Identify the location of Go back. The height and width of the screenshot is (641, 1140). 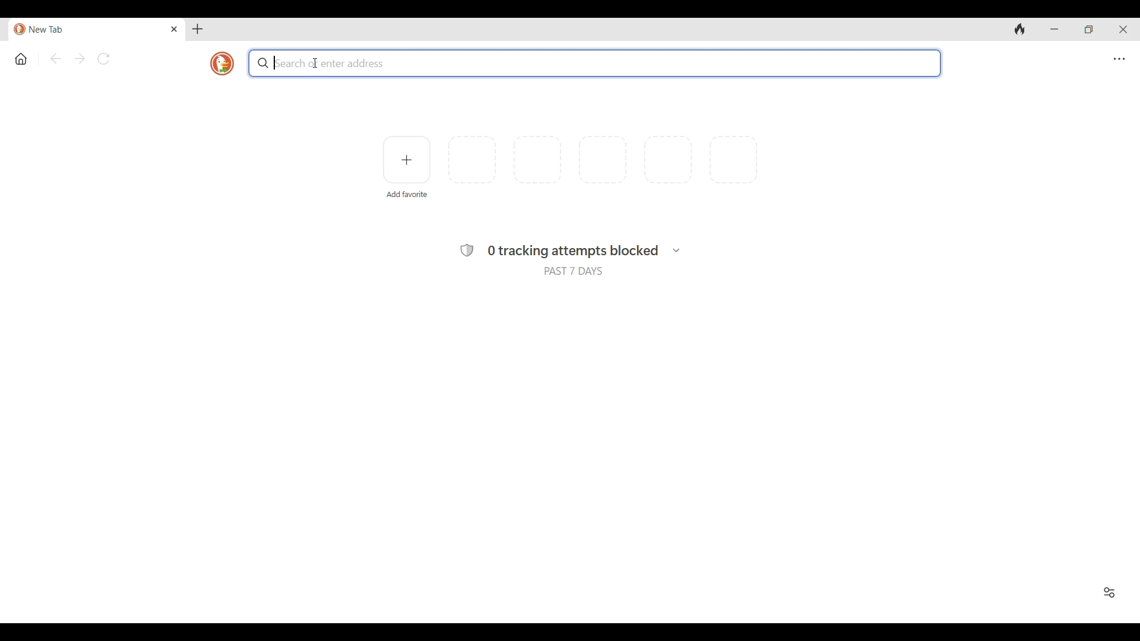
(56, 58).